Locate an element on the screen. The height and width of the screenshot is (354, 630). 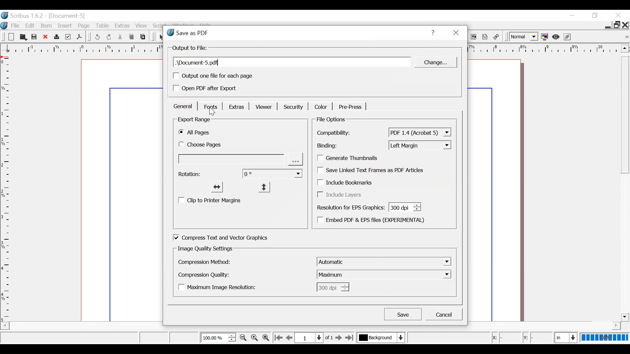
View is located at coordinates (141, 26).